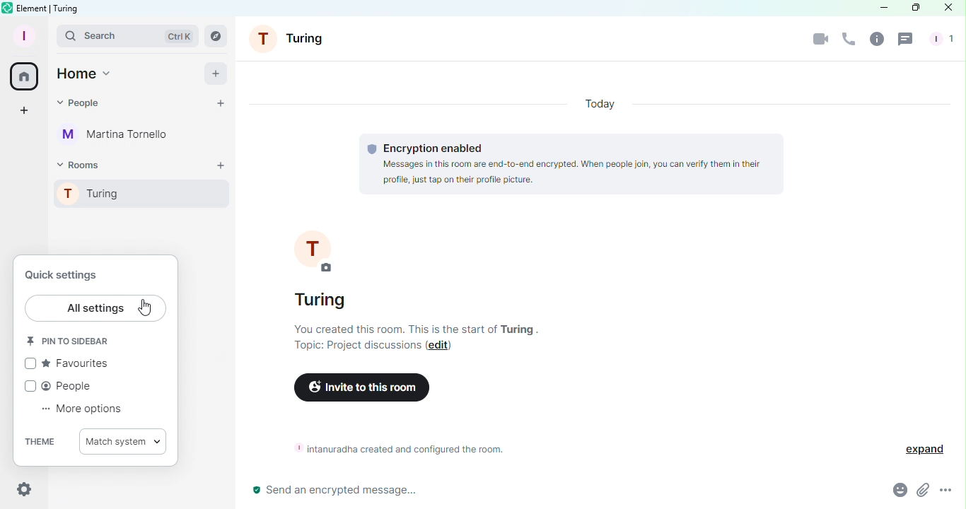  What do you see at coordinates (848, 44) in the screenshot?
I see `Call` at bounding box center [848, 44].